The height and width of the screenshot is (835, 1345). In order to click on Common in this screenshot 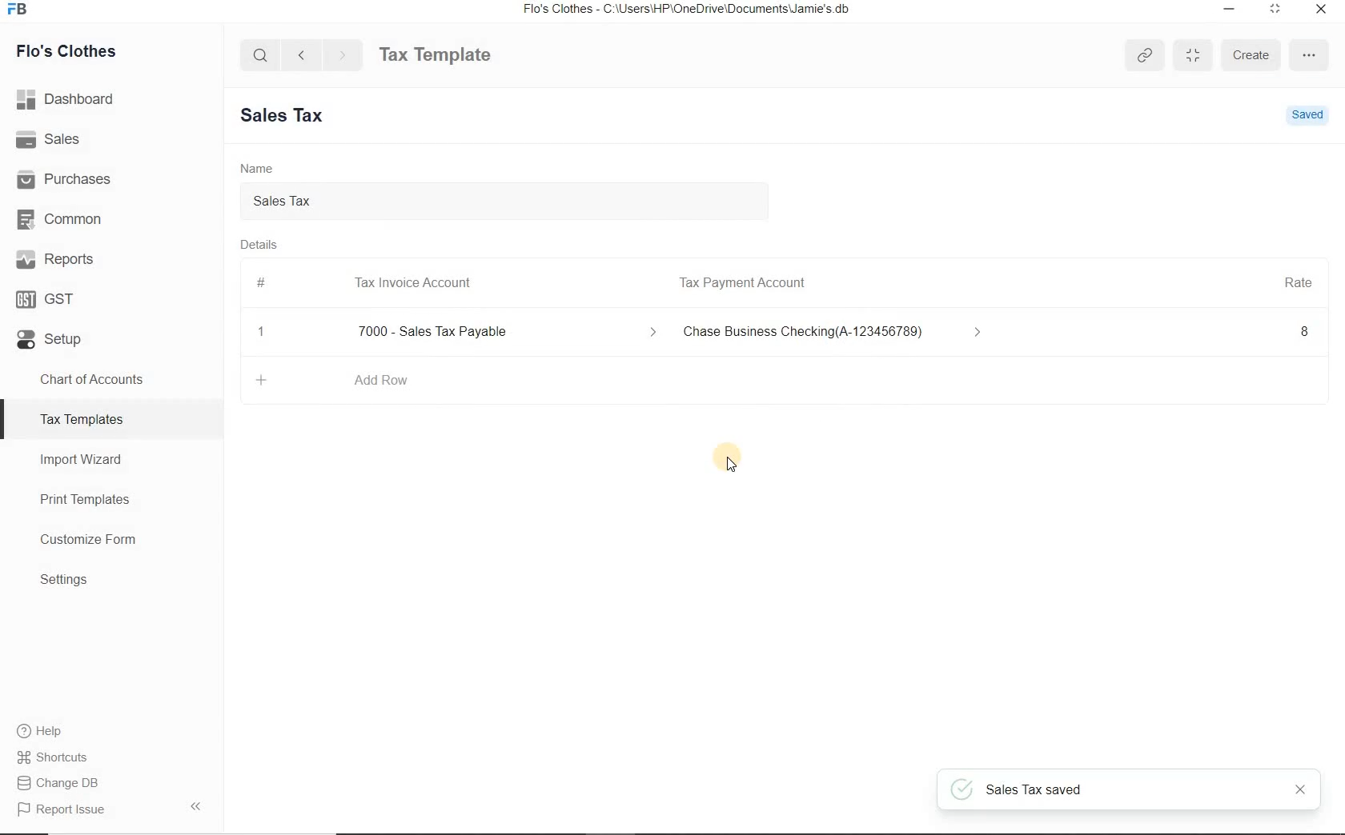, I will do `click(111, 217)`.